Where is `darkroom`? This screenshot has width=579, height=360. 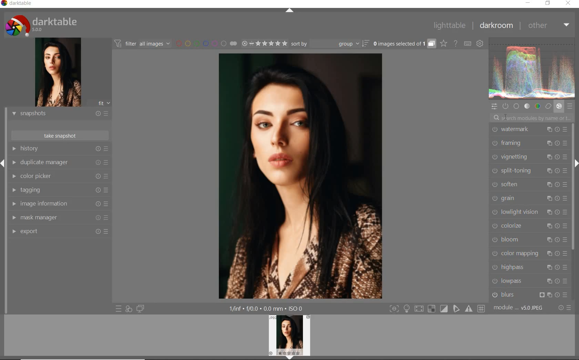
darkroom is located at coordinates (495, 25).